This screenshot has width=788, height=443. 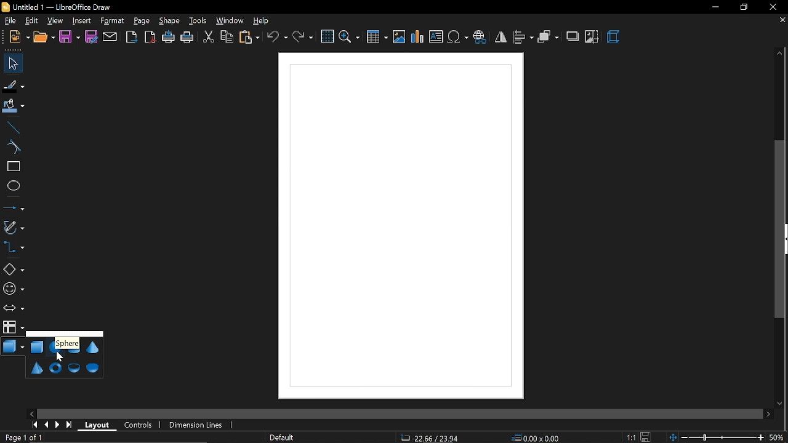 What do you see at coordinates (14, 87) in the screenshot?
I see `fill line` at bounding box center [14, 87].